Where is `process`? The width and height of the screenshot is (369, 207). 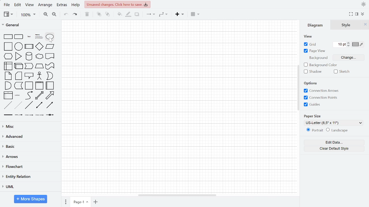
process is located at coordinates (29, 46).